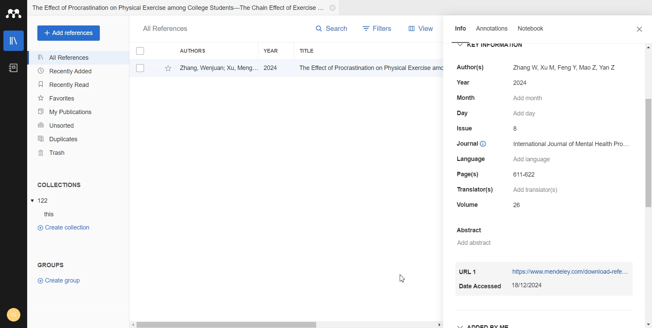  I want to click on Filters, so click(379, 28).